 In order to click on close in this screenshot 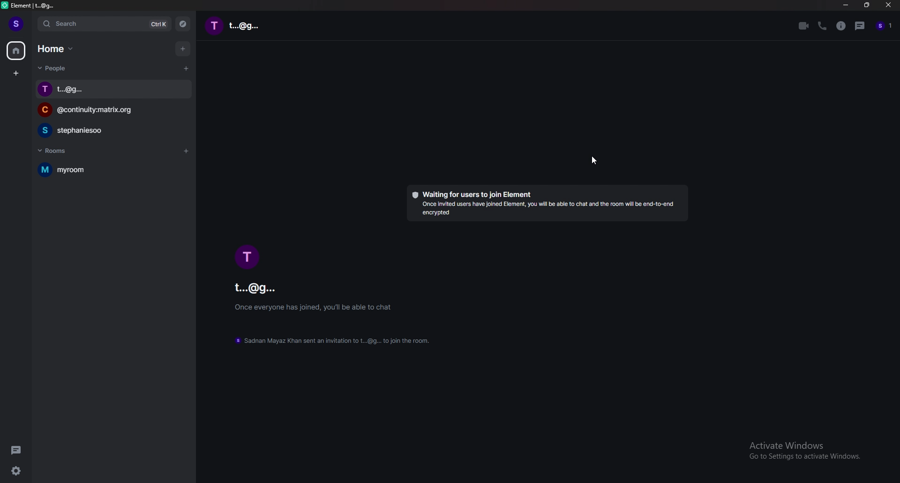, I will do `click(888, 5)`.